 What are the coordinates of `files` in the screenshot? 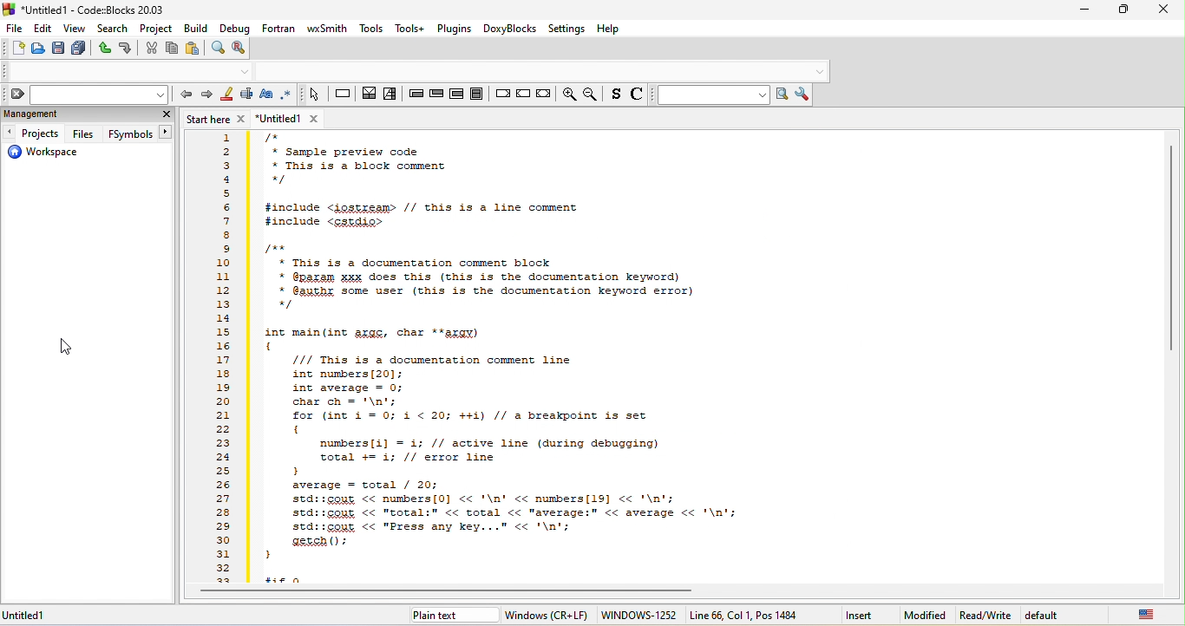 It's located at (84, 133).